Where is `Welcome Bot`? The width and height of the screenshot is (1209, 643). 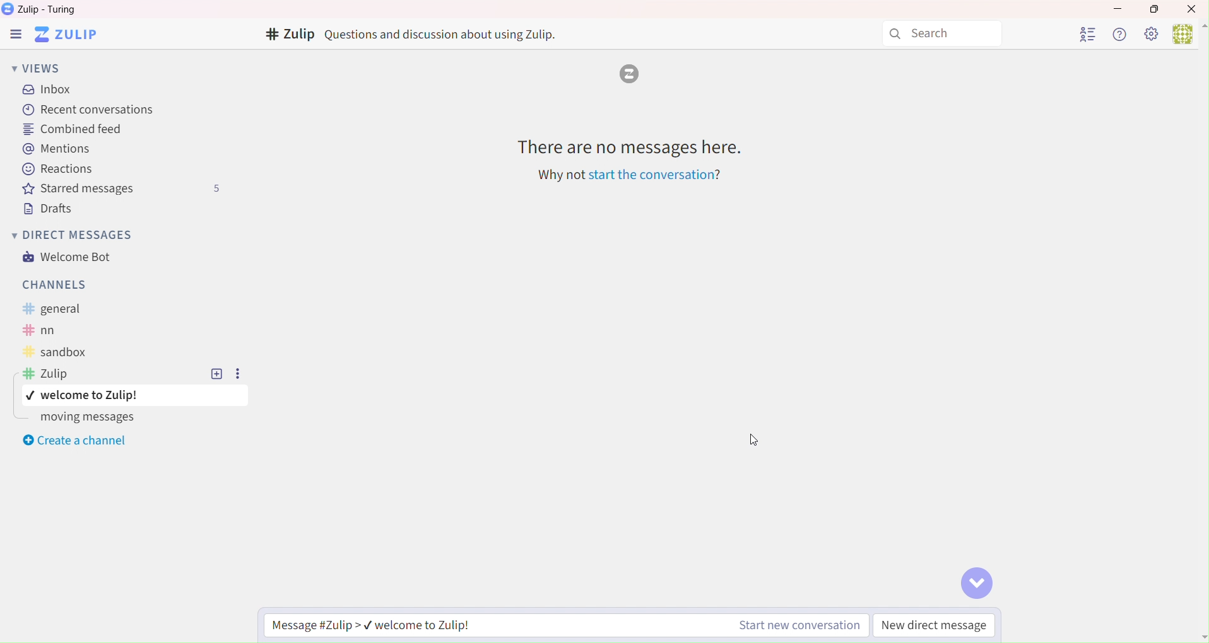 Welcome Bot is located at coordinates (70, 257).